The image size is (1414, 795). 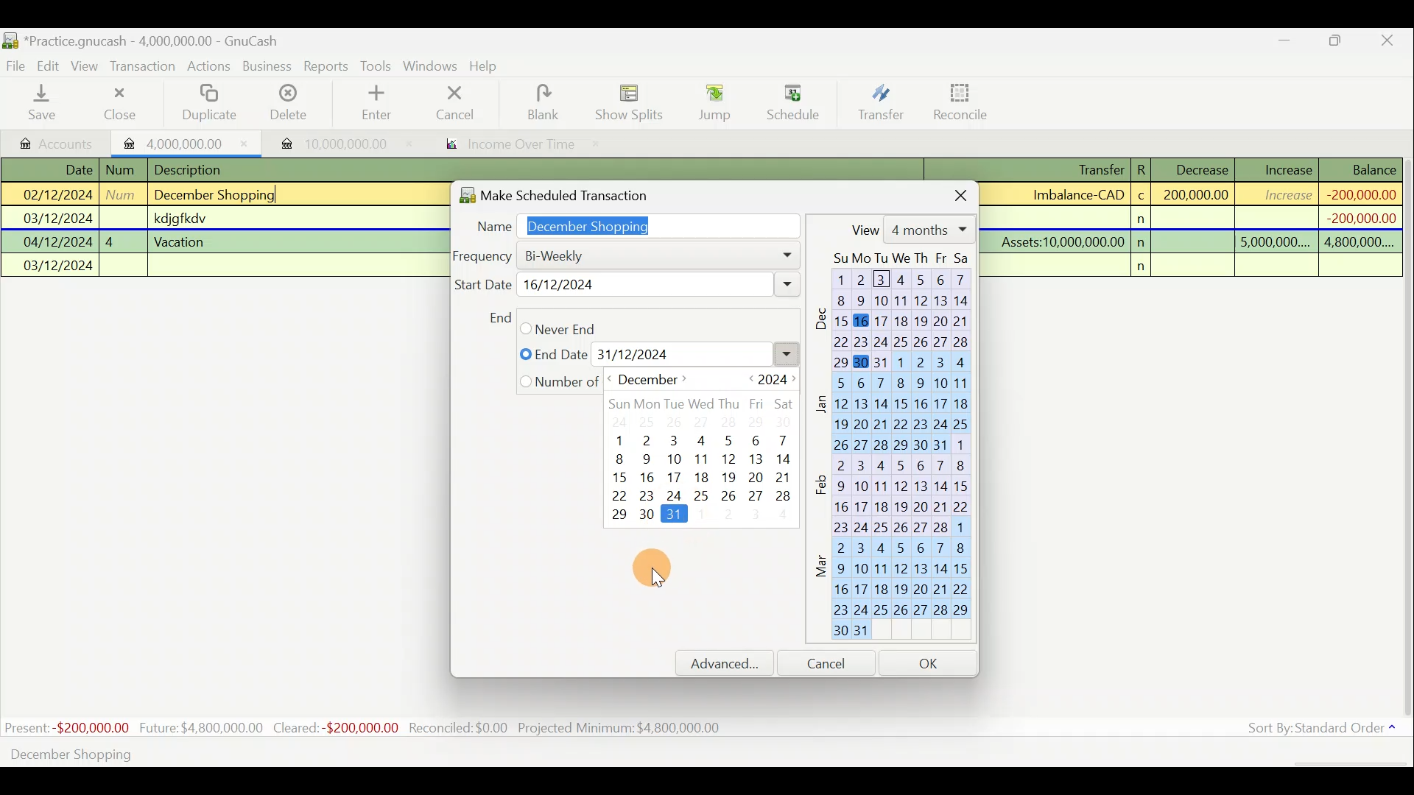 I want to click on Transaction details, so click(x=1200, y=218).